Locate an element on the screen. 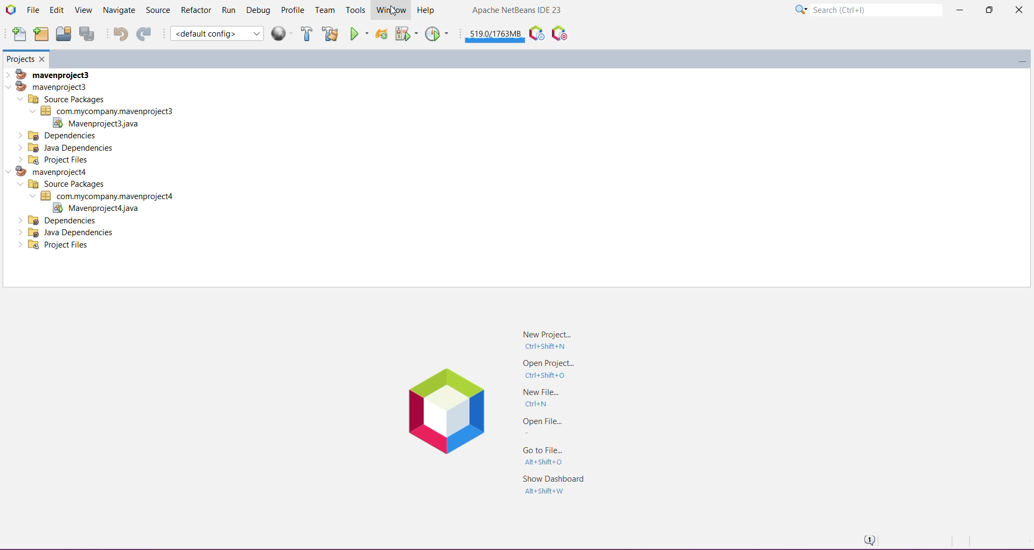 Image resolution: width=1034 pixels, height=550 pixels. mavenproject3 is located at coordinates (51, 86).